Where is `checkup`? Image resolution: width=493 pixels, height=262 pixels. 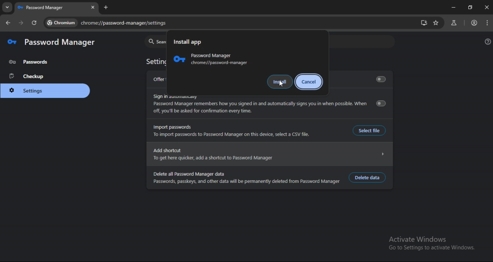 checkup is located at coordinates (28, 76).